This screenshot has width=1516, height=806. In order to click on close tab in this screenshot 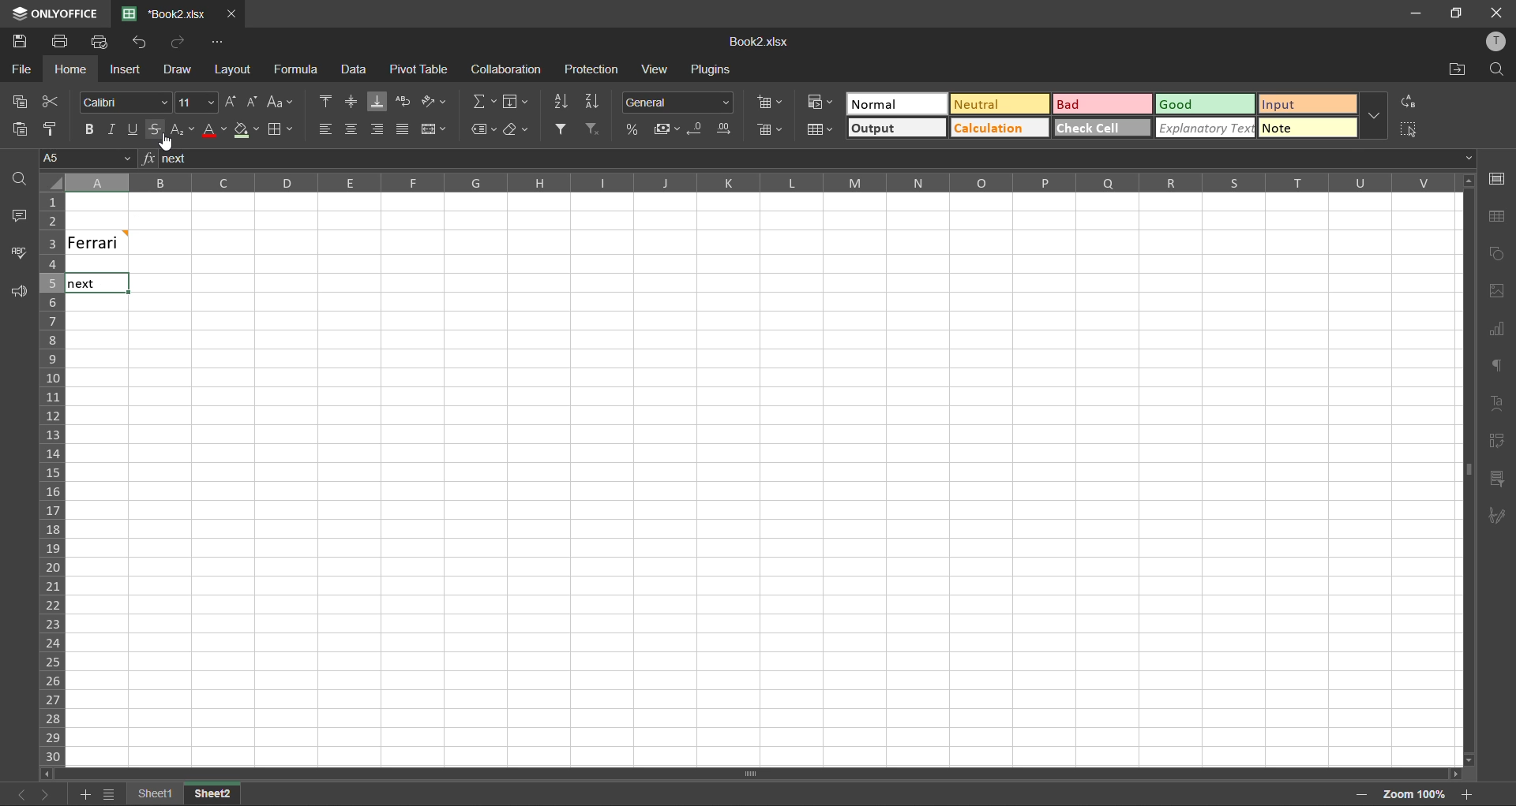, I will do `click(236, 15)`.